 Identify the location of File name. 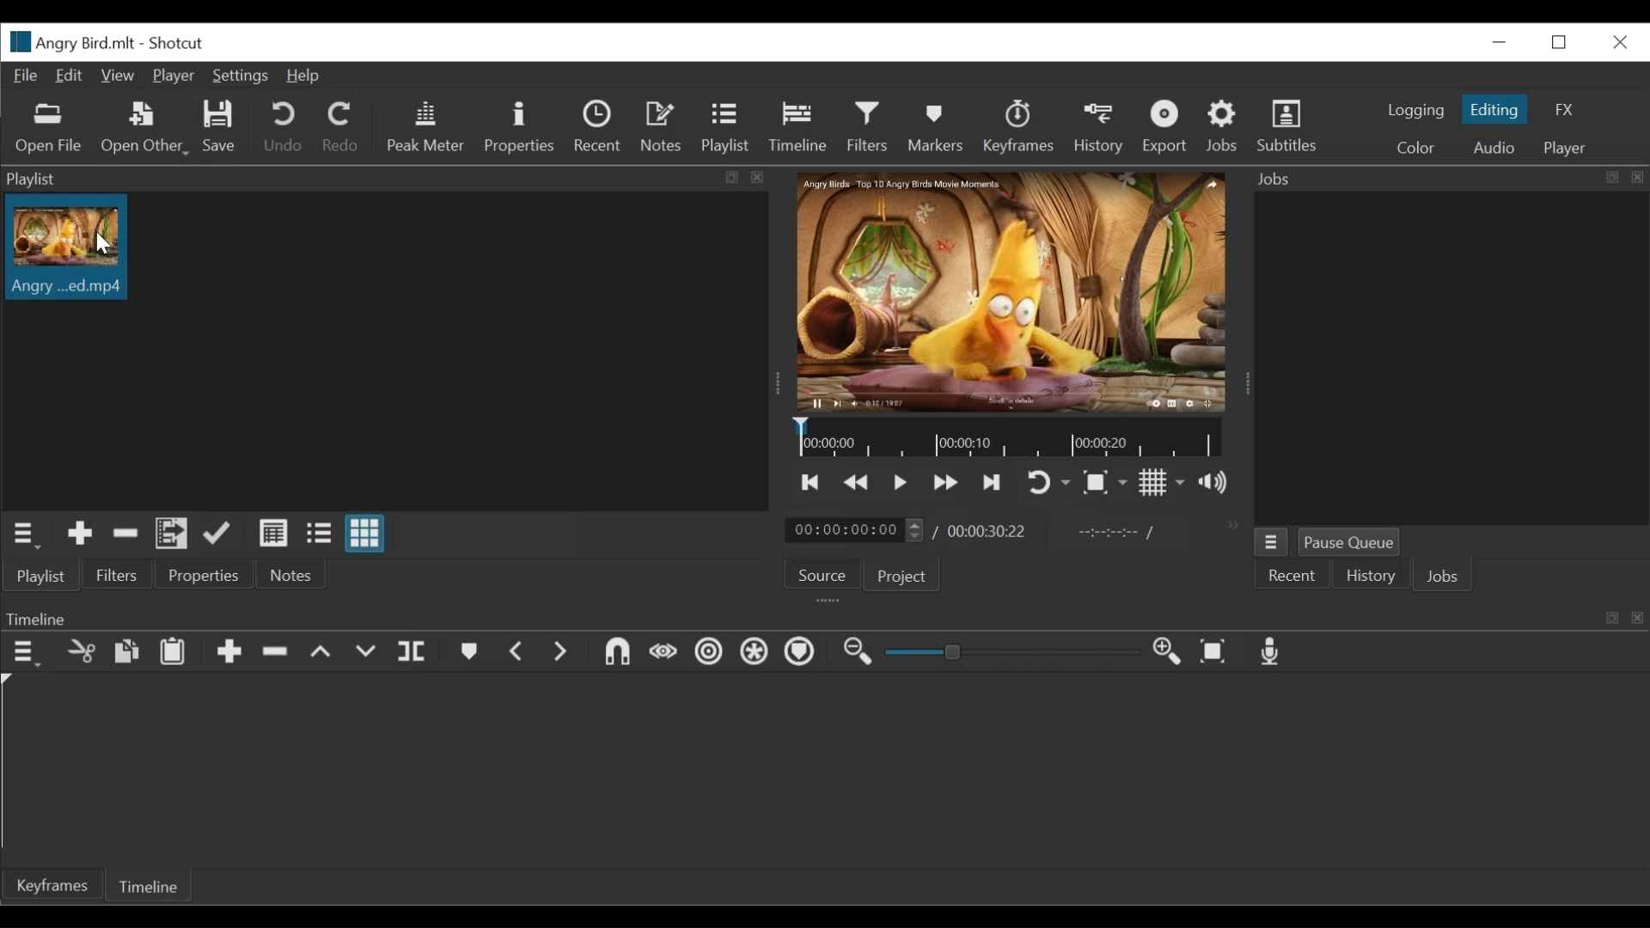
(70, 42).